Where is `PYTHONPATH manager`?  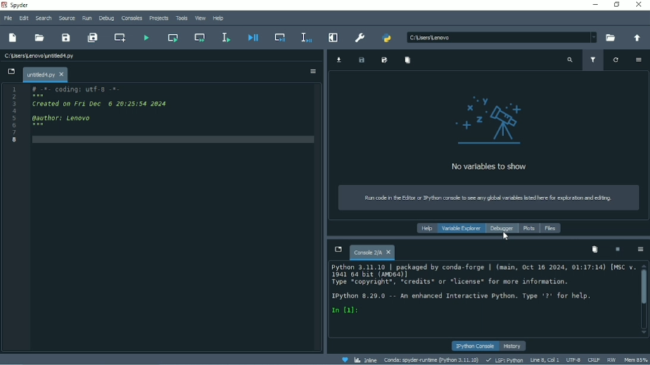
PYTHONPATH manager is located at coordinates (387, 37).